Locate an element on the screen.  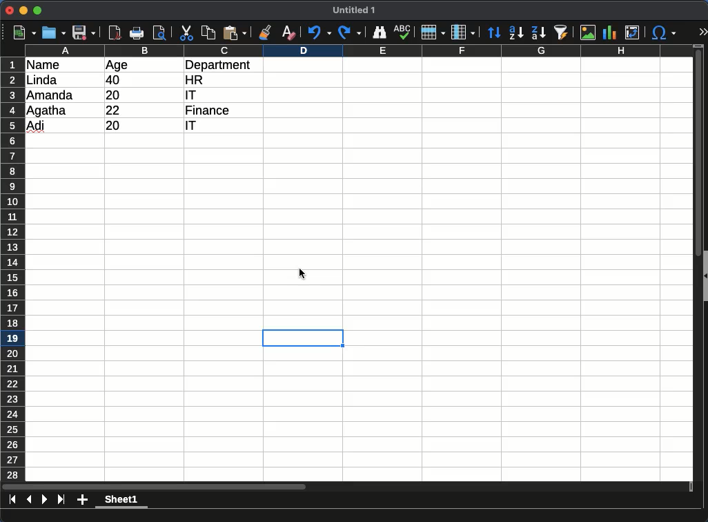
columns is located at coordinates (463, 31).